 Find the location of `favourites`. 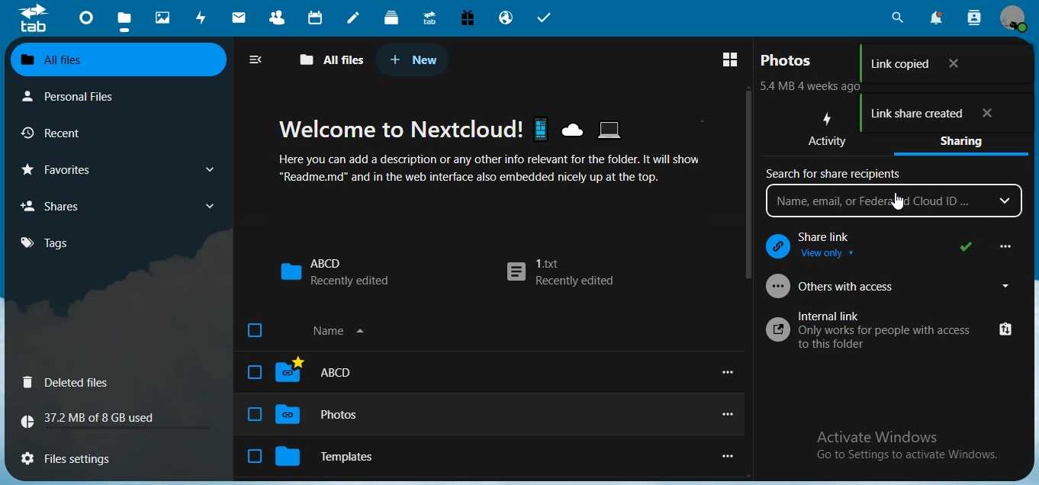

favourites is located at coordinates (116, 169).